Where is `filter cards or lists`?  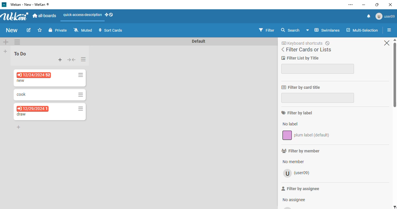
filter cards or lists is located at coordinates (306, 50).